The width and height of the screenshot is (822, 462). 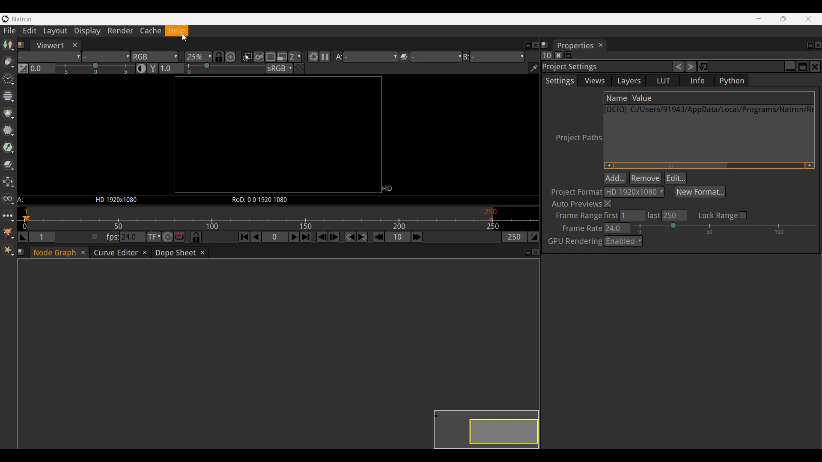 I want to click on Frame Range first : 1, so click(x=599, y=215).